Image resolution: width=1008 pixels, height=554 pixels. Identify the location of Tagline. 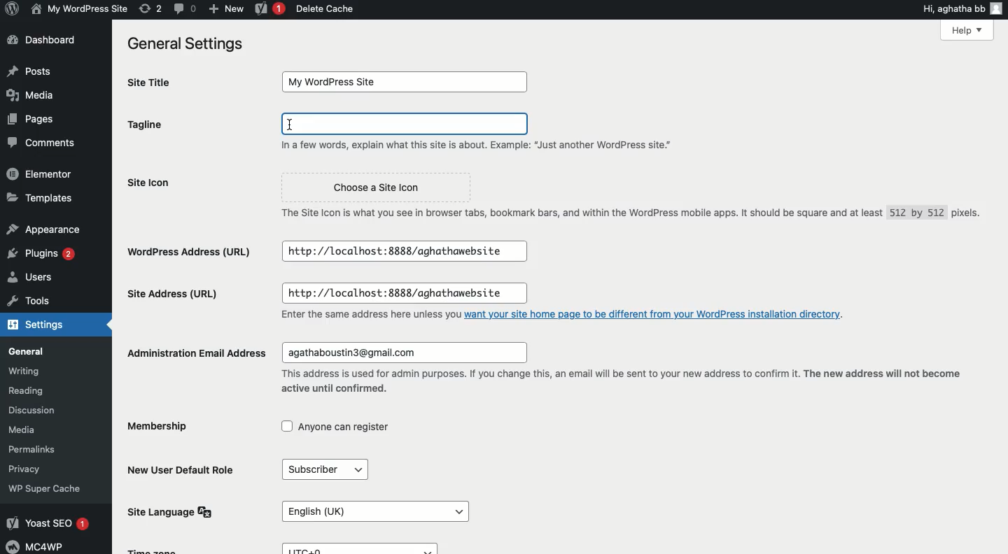
(182, 127).